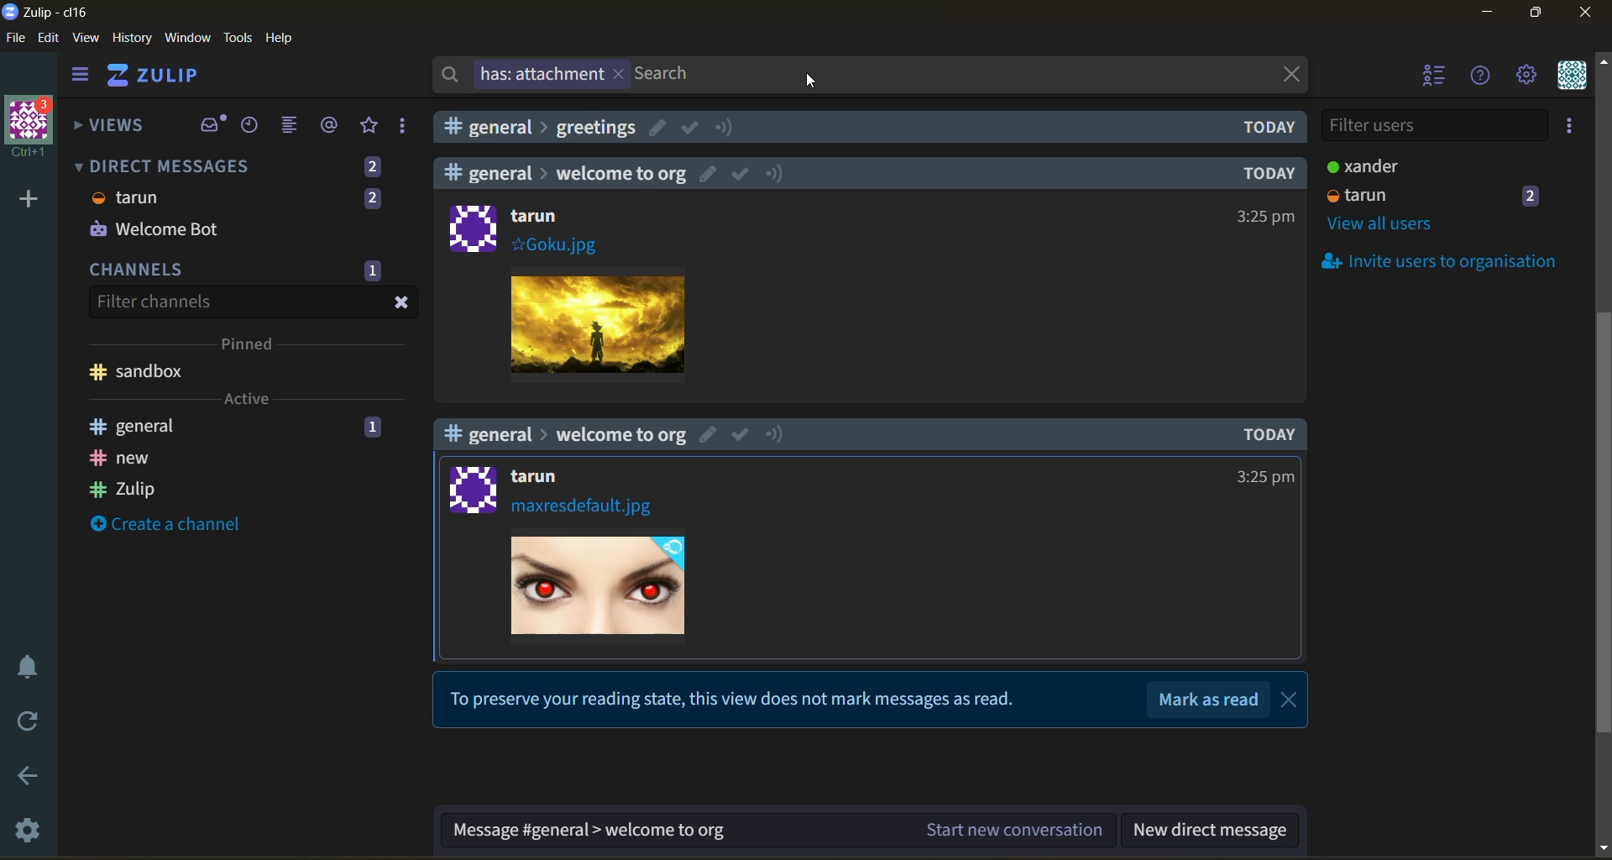  Describe the element at coordinates (589, 831) in the screenshot. I see `Message #general > welcome to org` at that location.